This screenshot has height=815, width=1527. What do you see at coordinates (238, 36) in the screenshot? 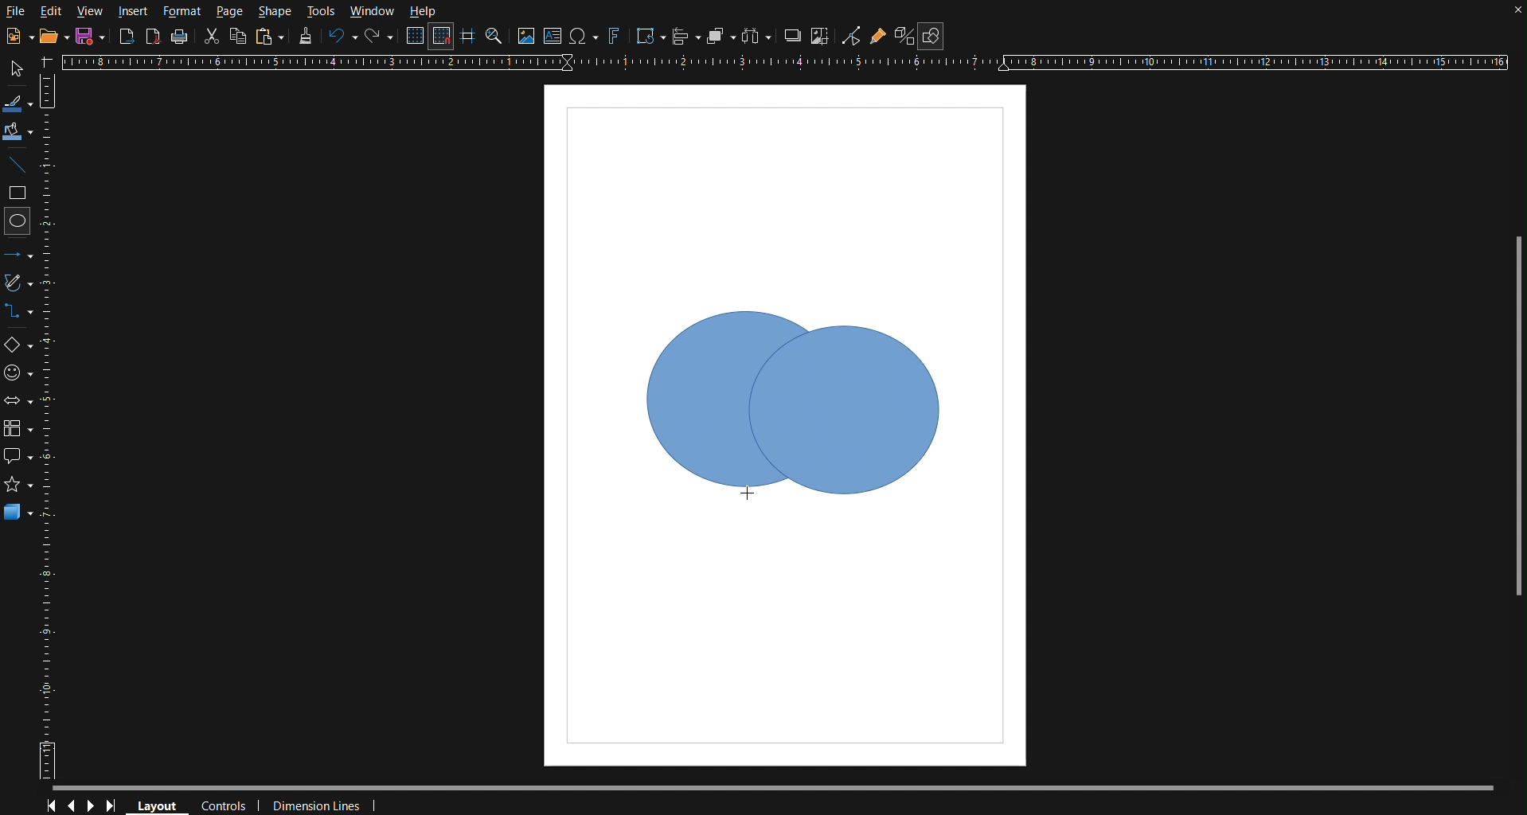
I see `Copy` at bounding box center [238, 36].